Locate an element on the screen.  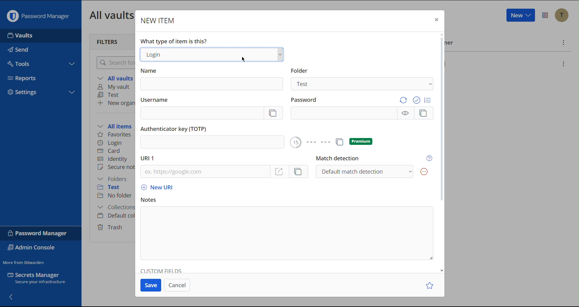
Password is located at coordinates (305, 100).